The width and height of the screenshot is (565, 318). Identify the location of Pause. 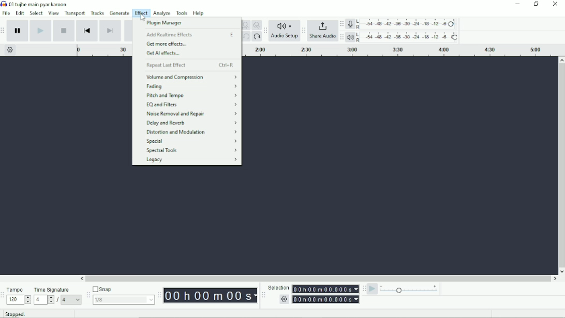
(18, 31).